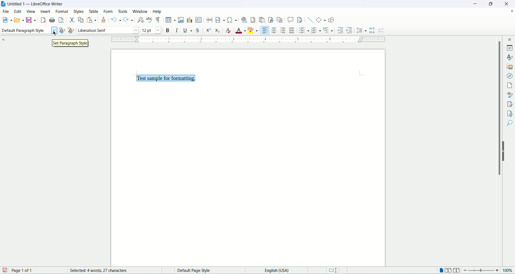 The height and width of the screenshot is (274, 515). I want to click on manage changes, so click(510, 104).